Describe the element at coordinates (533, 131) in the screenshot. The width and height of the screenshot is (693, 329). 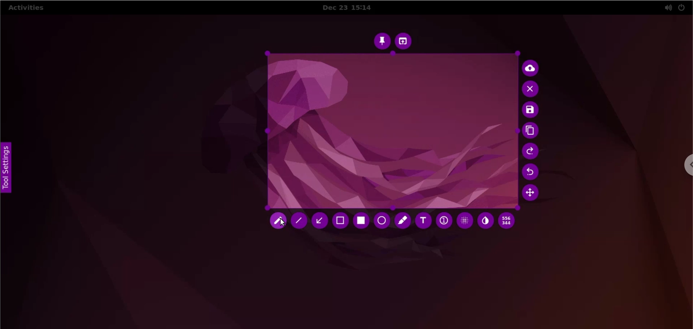
I see `copy to clipboard` at that location.